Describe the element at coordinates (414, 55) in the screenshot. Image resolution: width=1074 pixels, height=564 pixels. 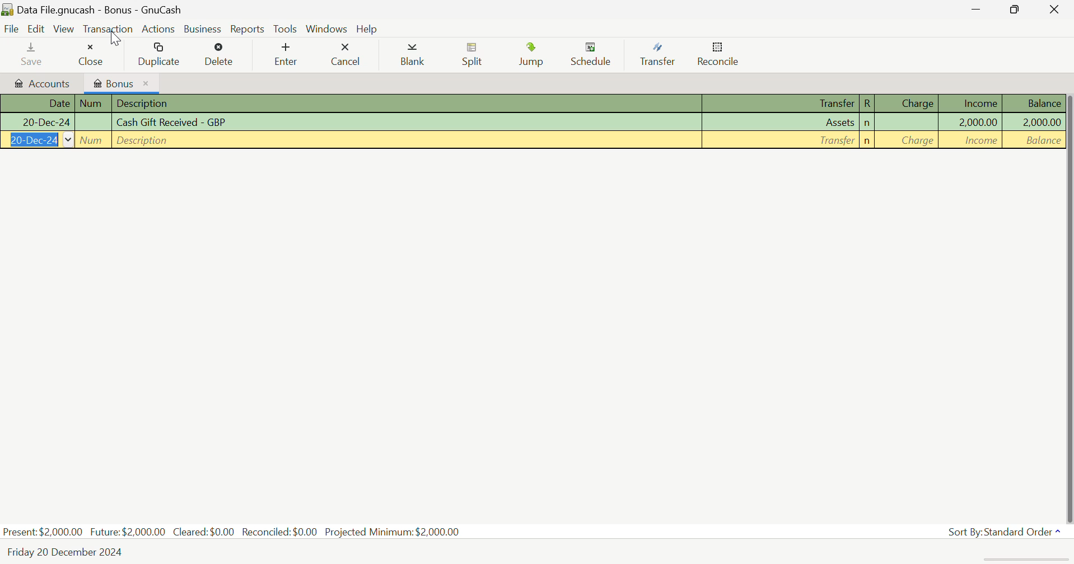
I see `Blank` at that location.